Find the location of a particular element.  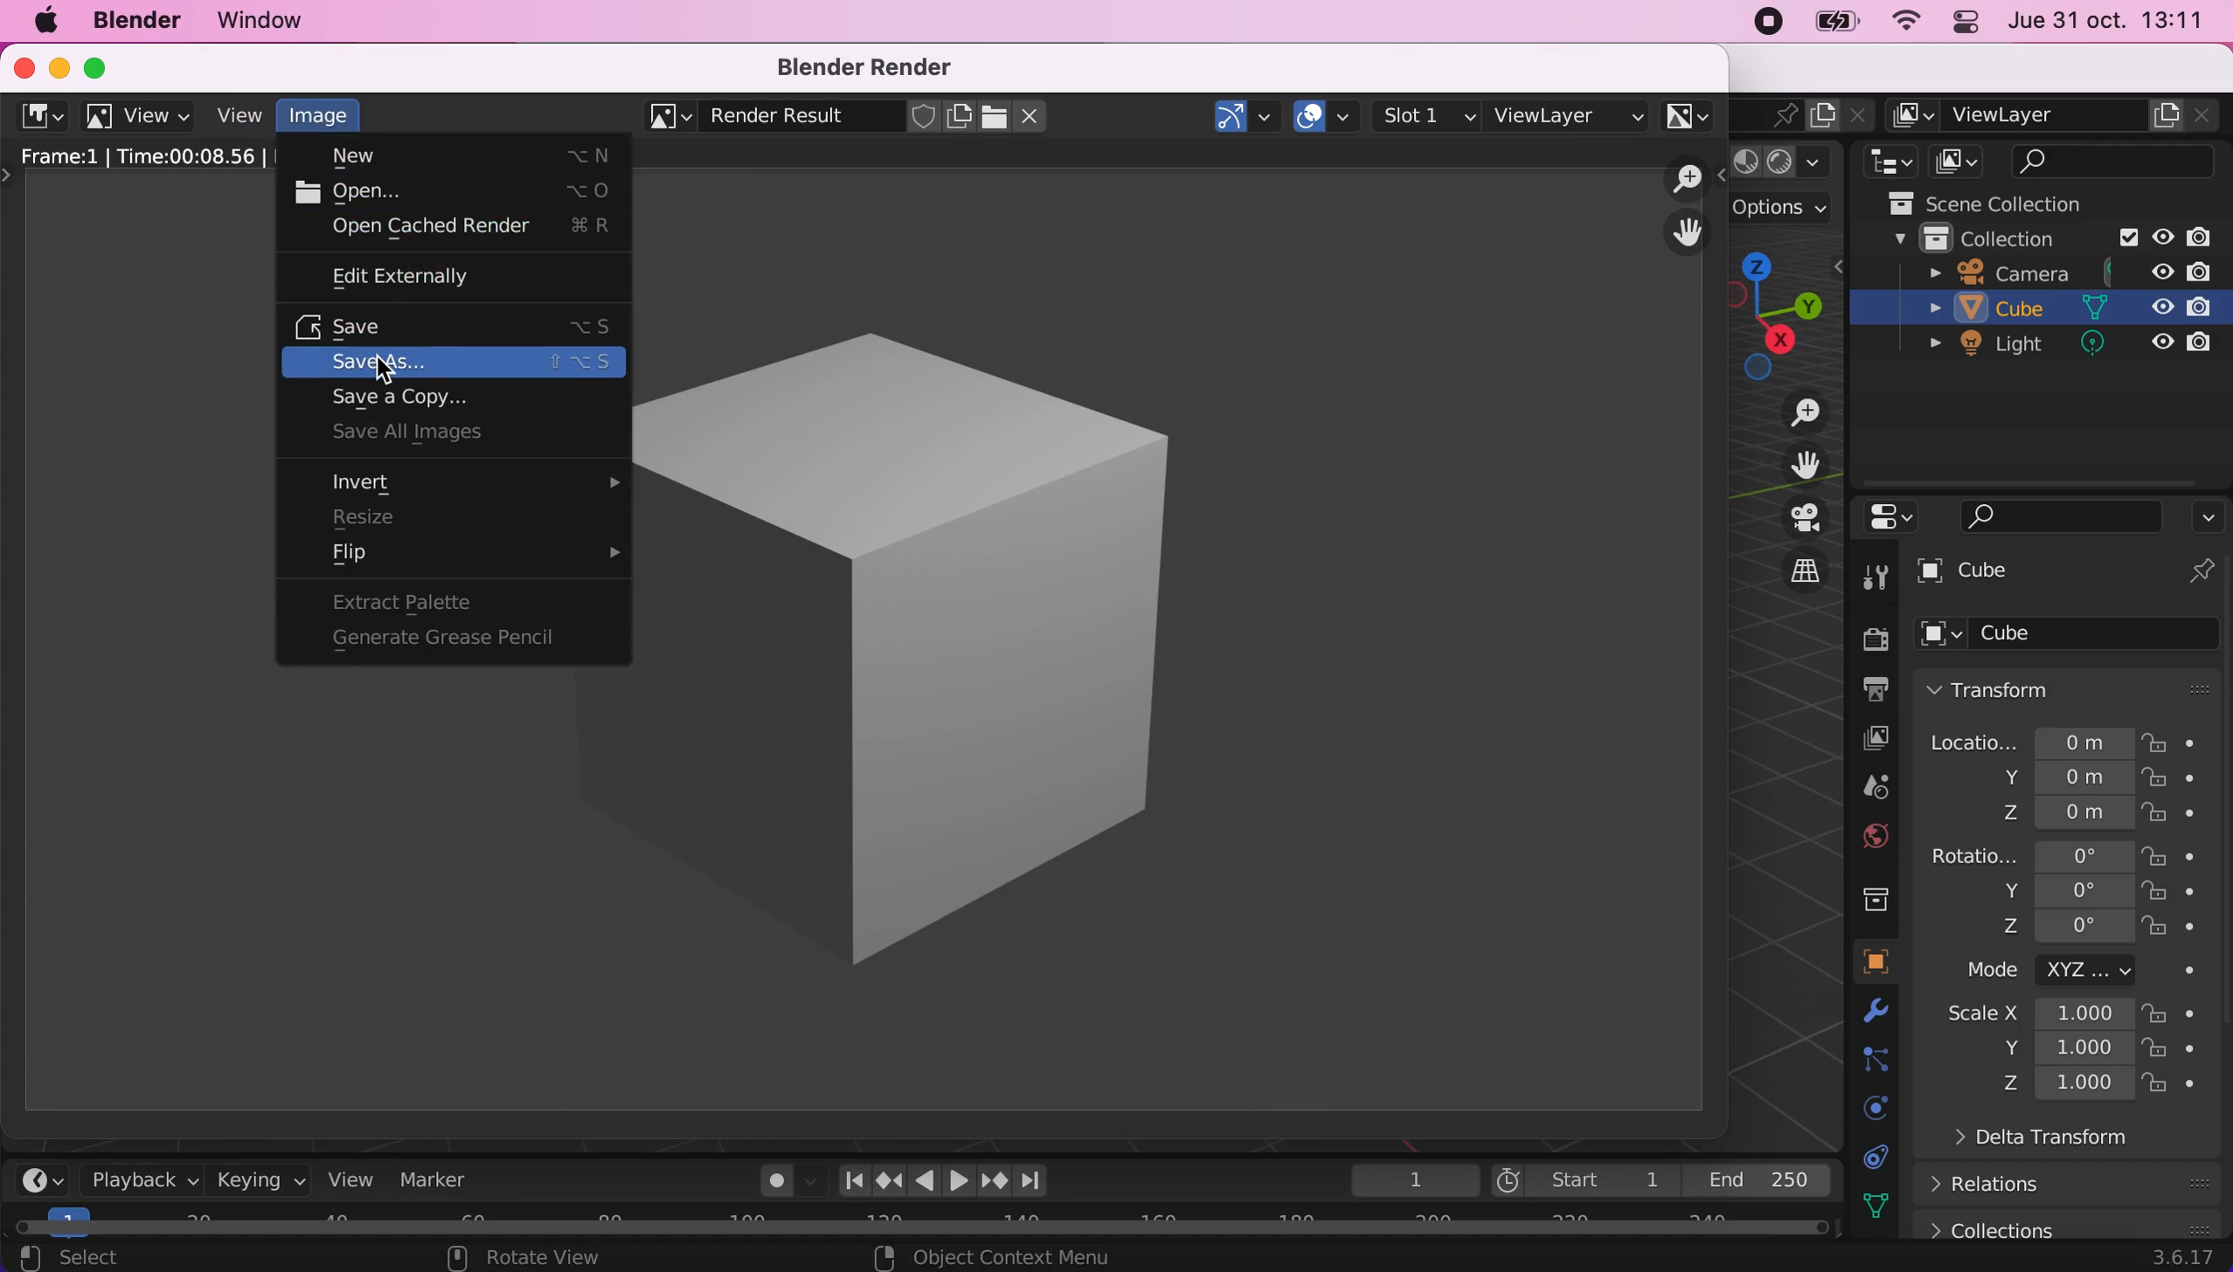

scene is located at coordinates (1771, 114).